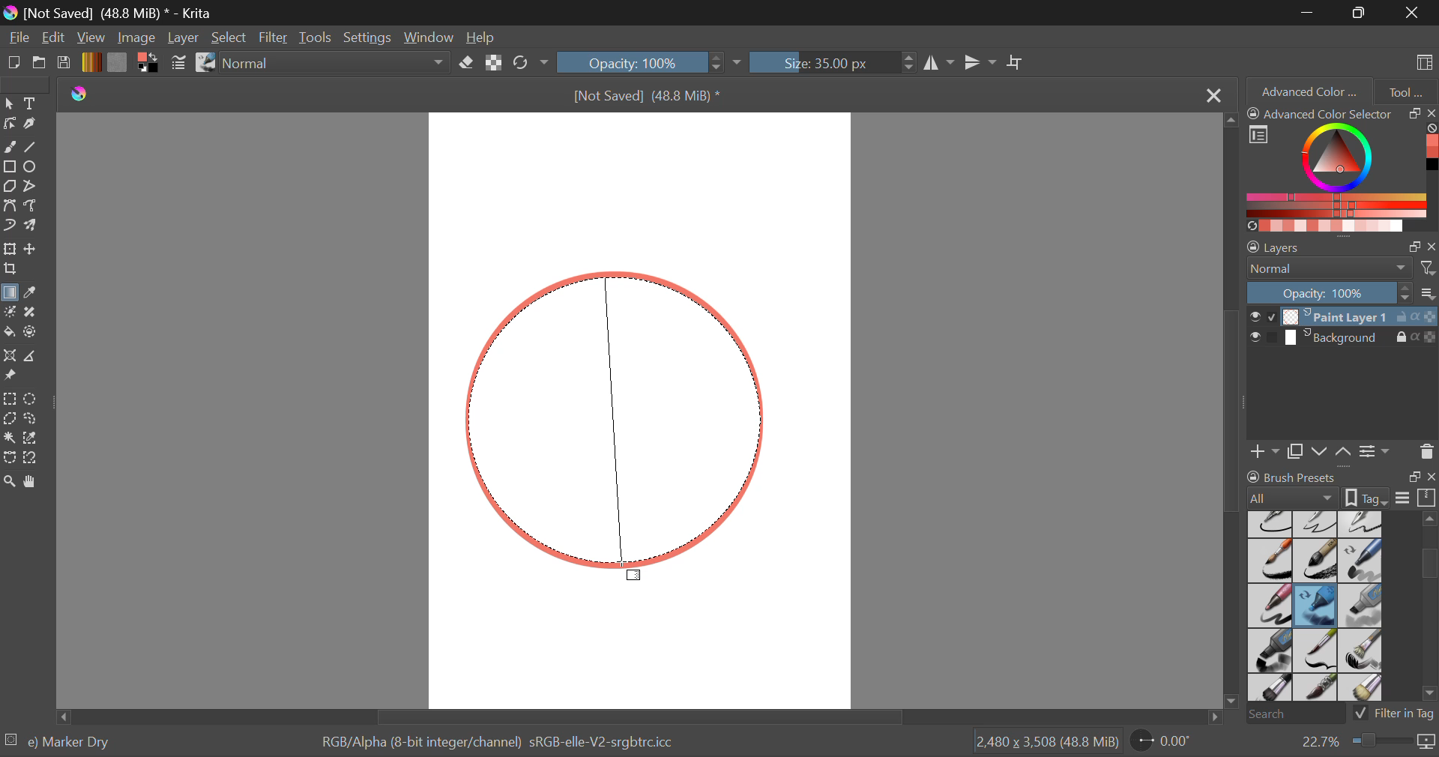  I want to click on Selected Brush Preset, so click(61, 740).